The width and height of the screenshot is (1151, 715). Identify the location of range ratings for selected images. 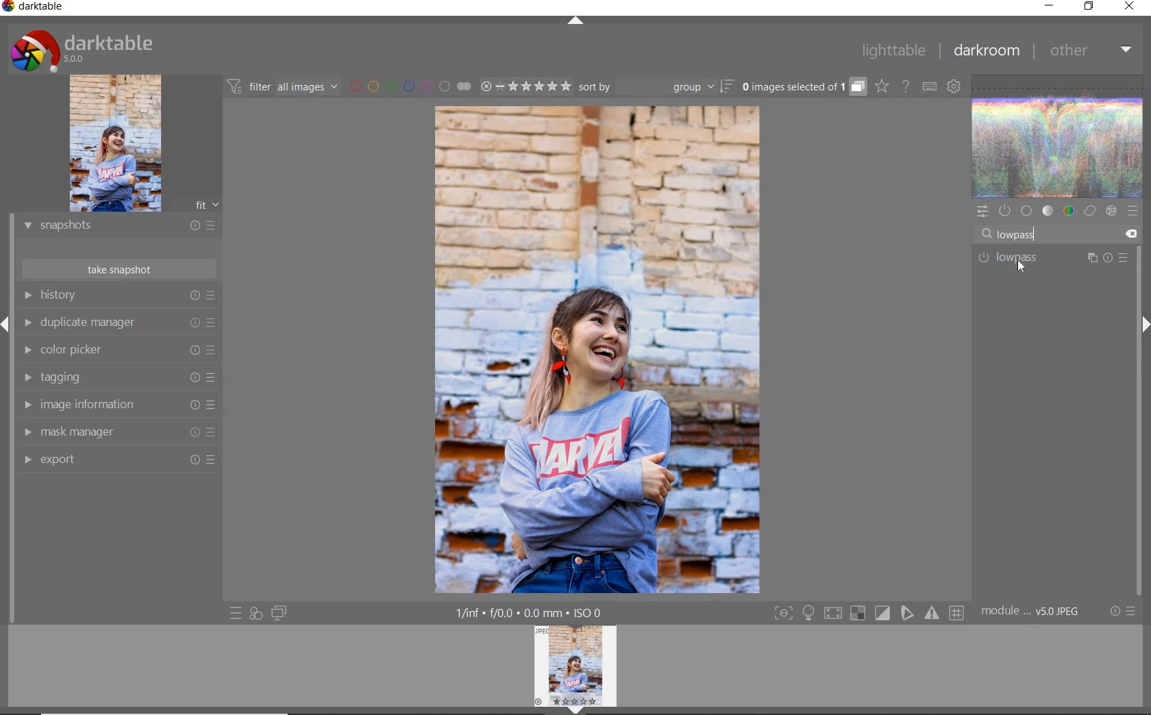
(525, 86).